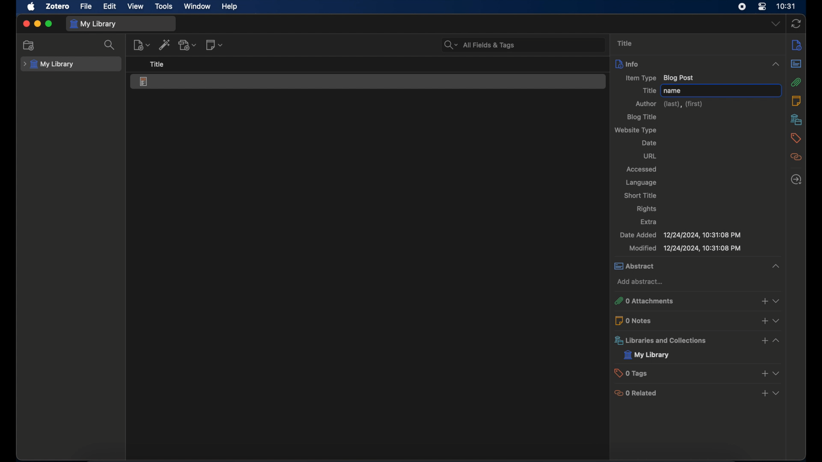 This screenshot has height=462, width=822. What do you see at coordinates (643, 117) in the screenshot?
I see `blog title` at bounding box center [643, 117].